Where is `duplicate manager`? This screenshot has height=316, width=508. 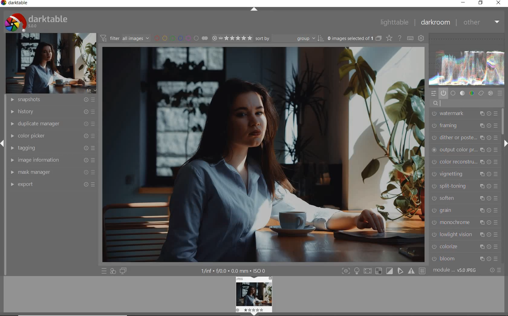 duplicate manager is located at coordinates (51, 124).